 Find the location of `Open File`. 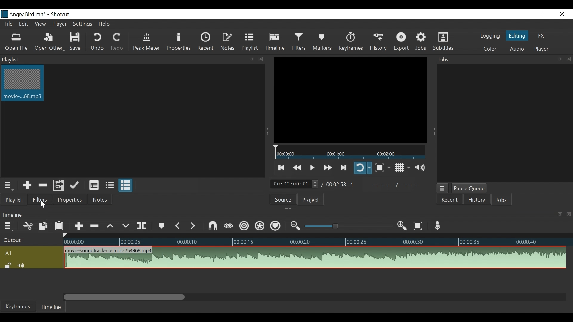

Open File is located at coordinates (17, 42).